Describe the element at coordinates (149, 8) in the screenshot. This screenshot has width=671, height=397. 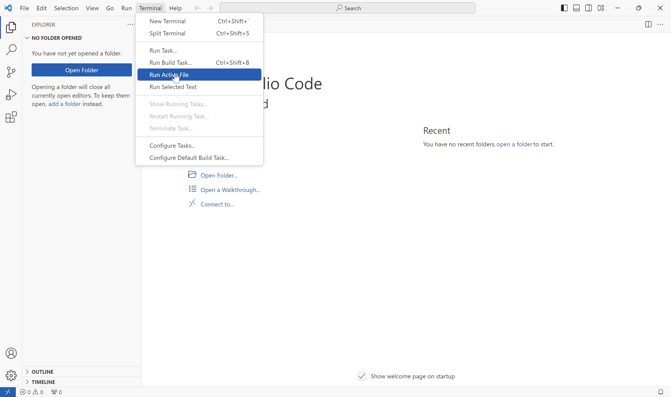
I see `Terminal` at that location.